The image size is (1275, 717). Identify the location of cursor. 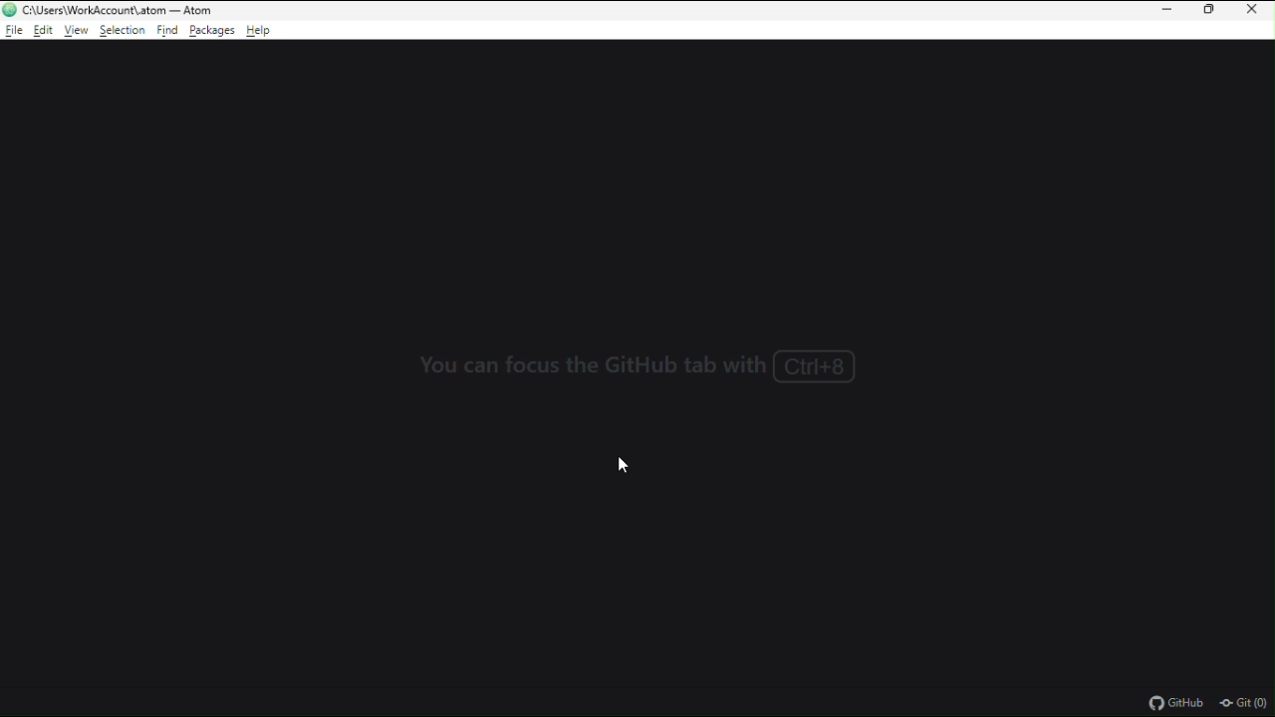
(623, 464).